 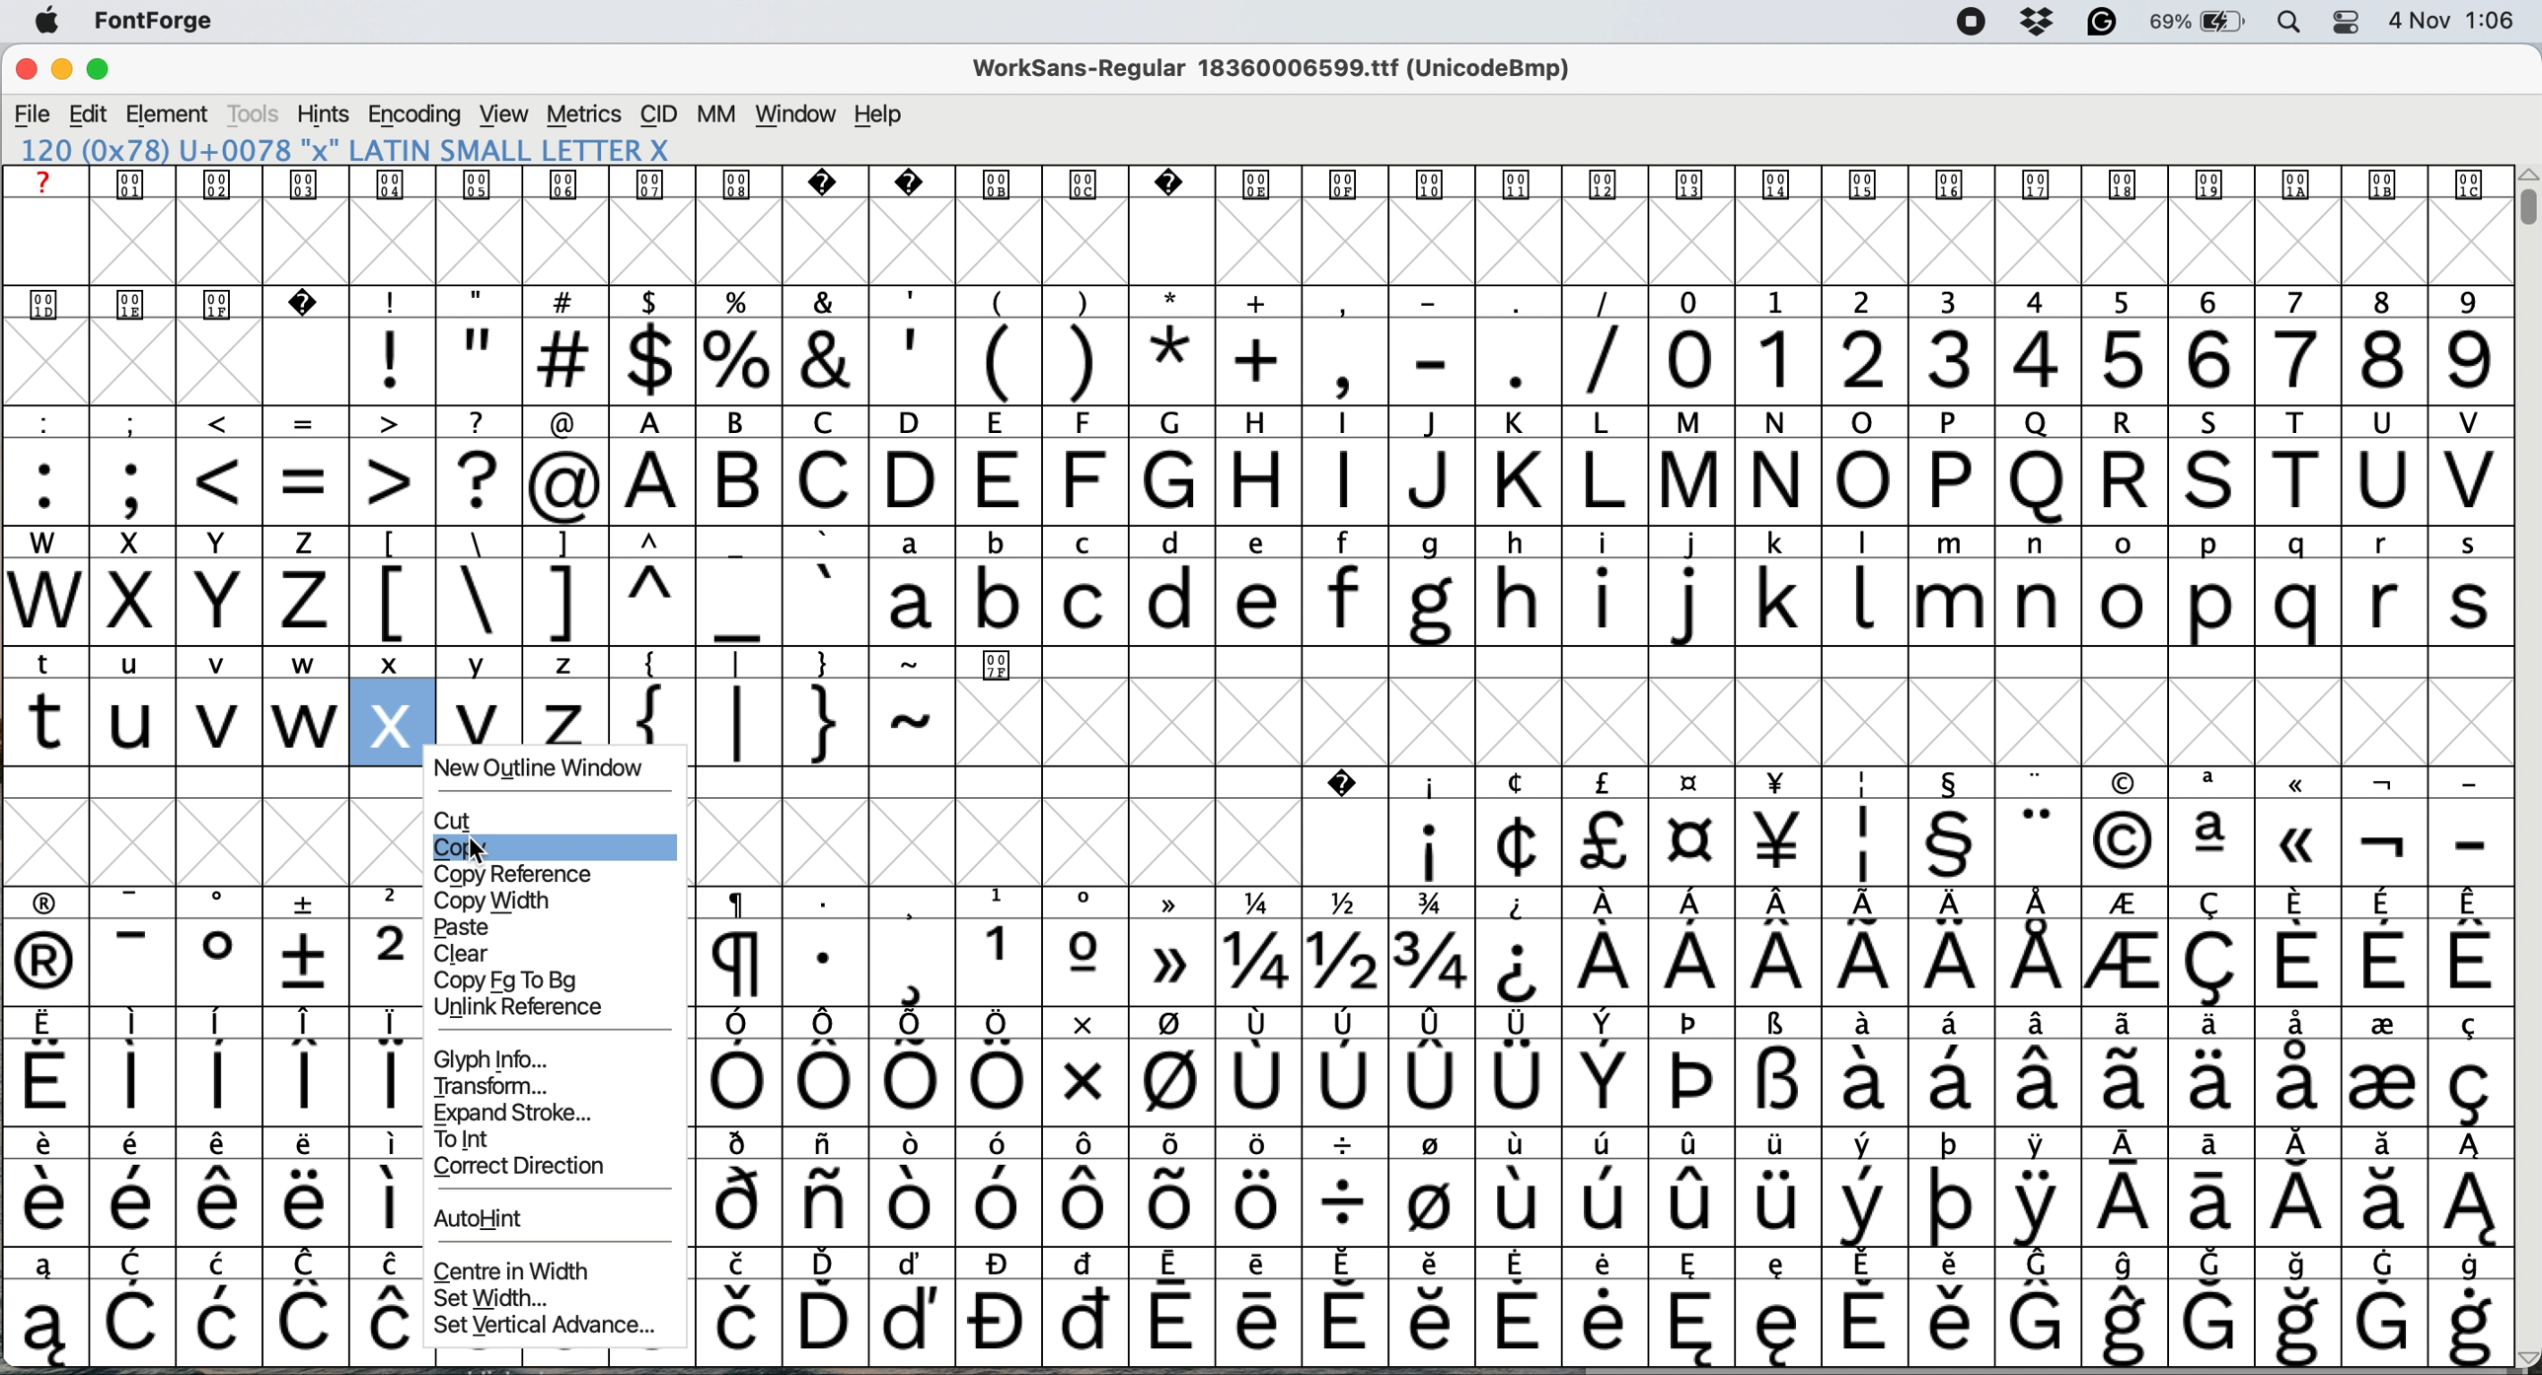 I want to click on battery, so click(x=2198, y=23).